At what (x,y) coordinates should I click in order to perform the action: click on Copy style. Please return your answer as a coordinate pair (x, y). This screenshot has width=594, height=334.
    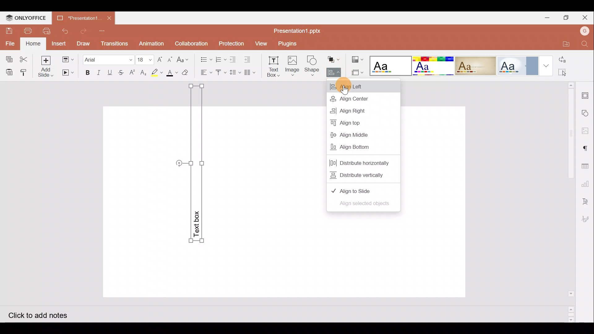
    Looking at the image, I should click on (26, 71).